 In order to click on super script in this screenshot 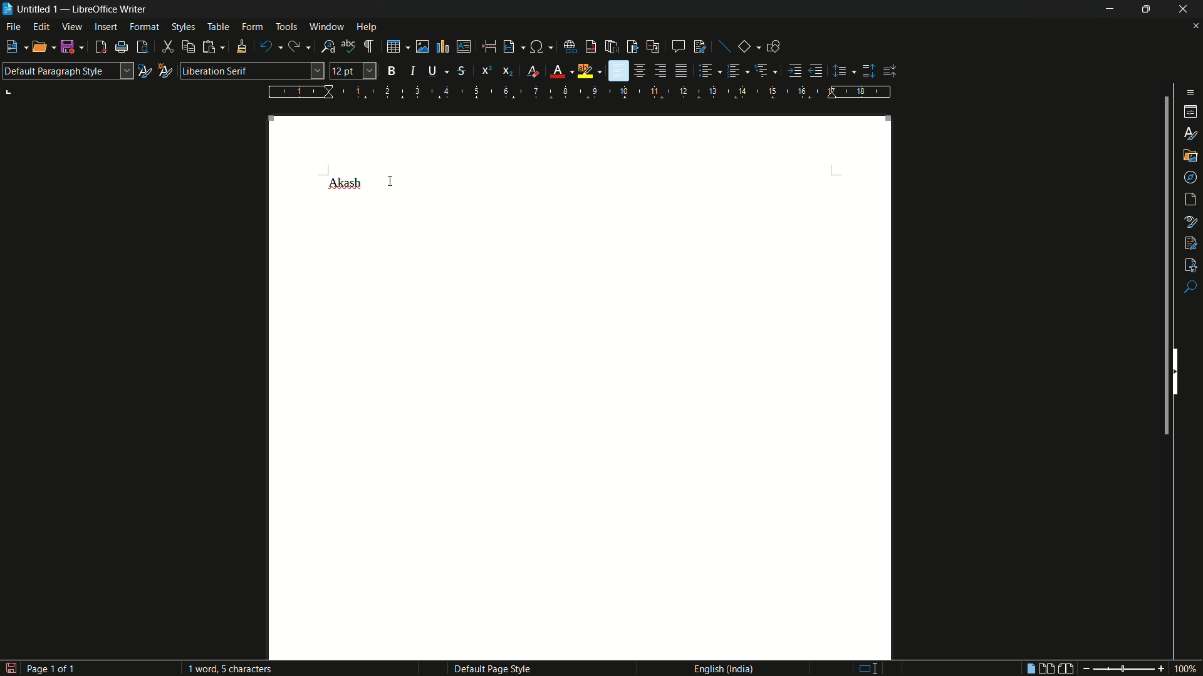, I will do `click(486, 69)`.